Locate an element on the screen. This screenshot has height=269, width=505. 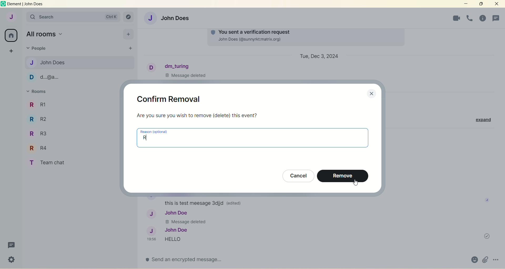
explore rooms is located at coordinates (129, 17).